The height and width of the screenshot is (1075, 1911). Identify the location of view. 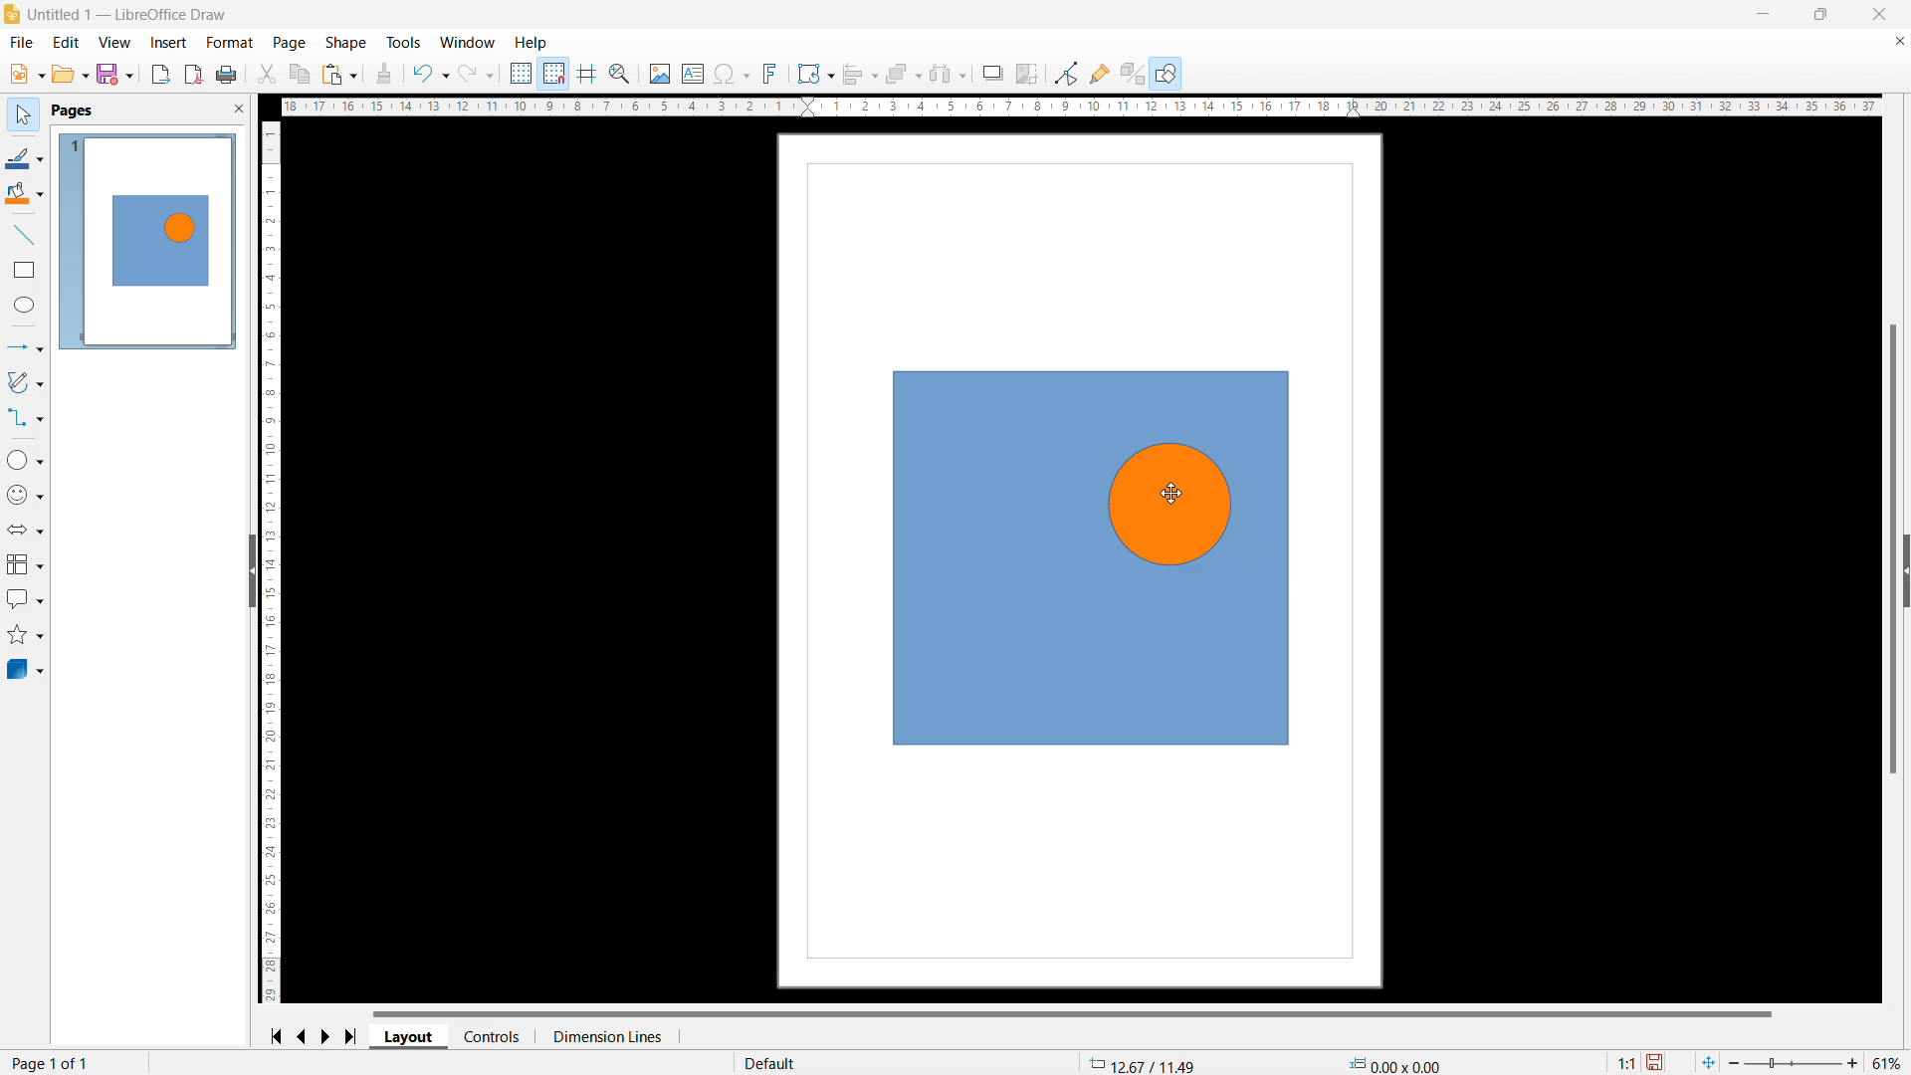
(113, 44).